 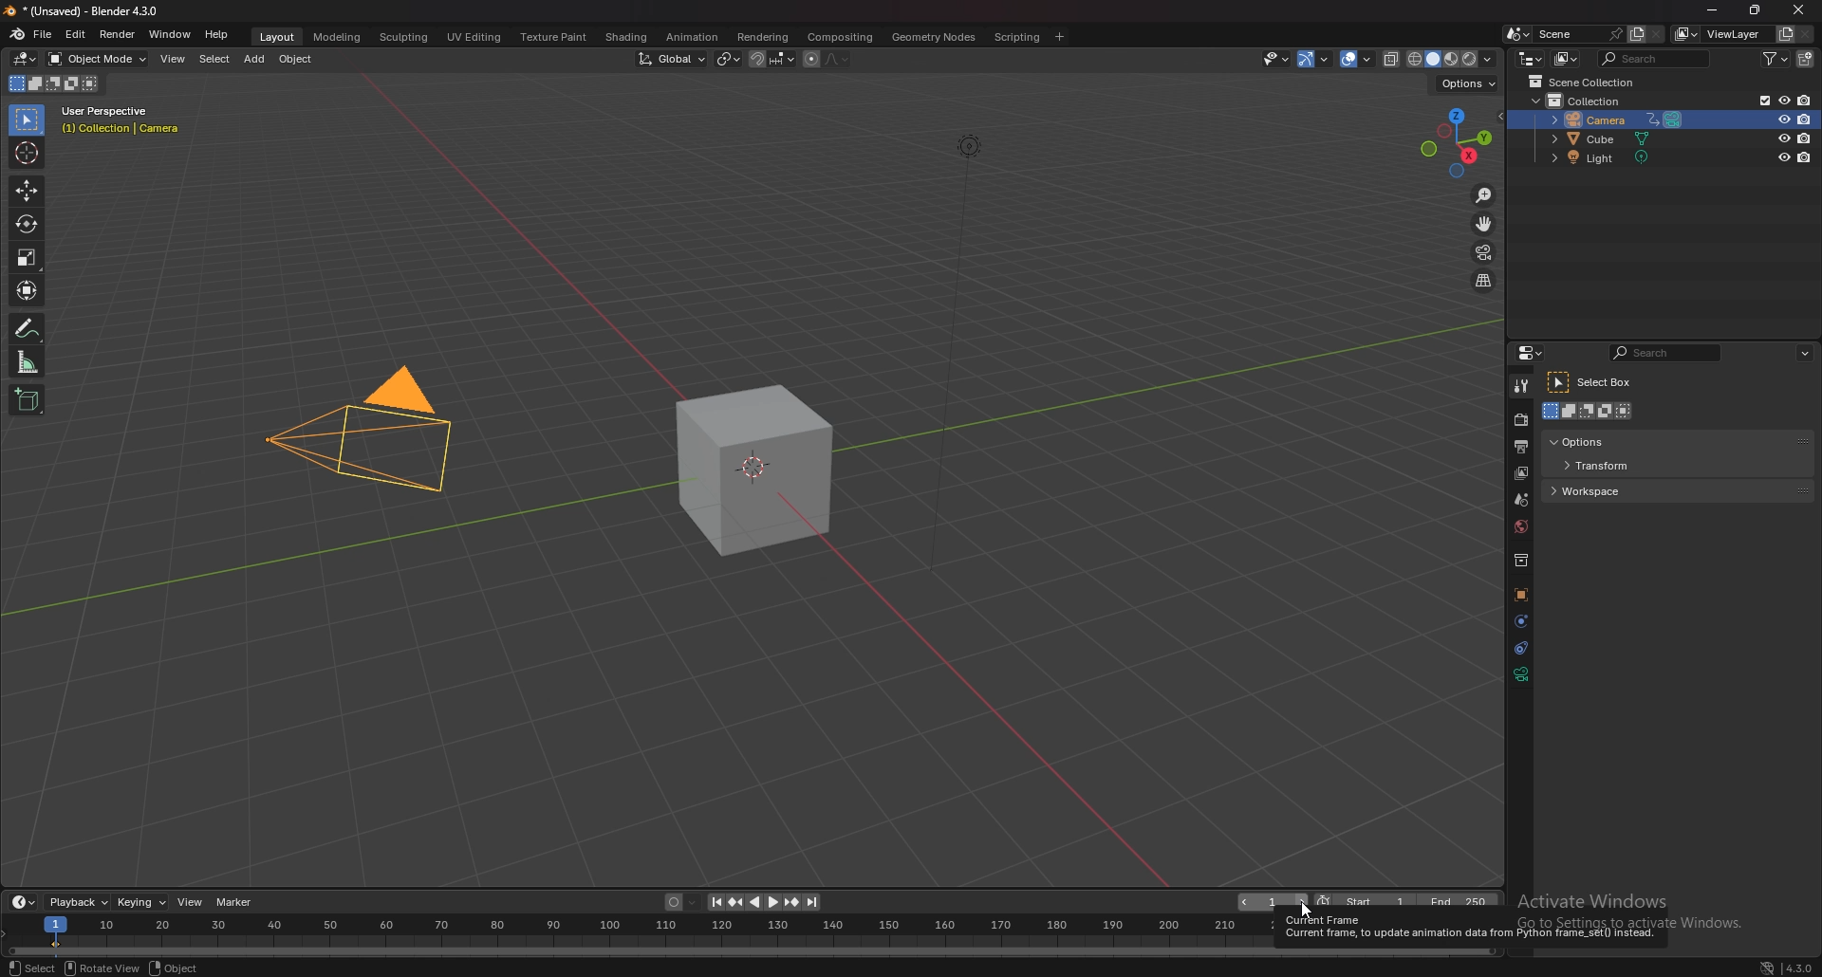 I want to click on scene, so click(x=1523, y=500).